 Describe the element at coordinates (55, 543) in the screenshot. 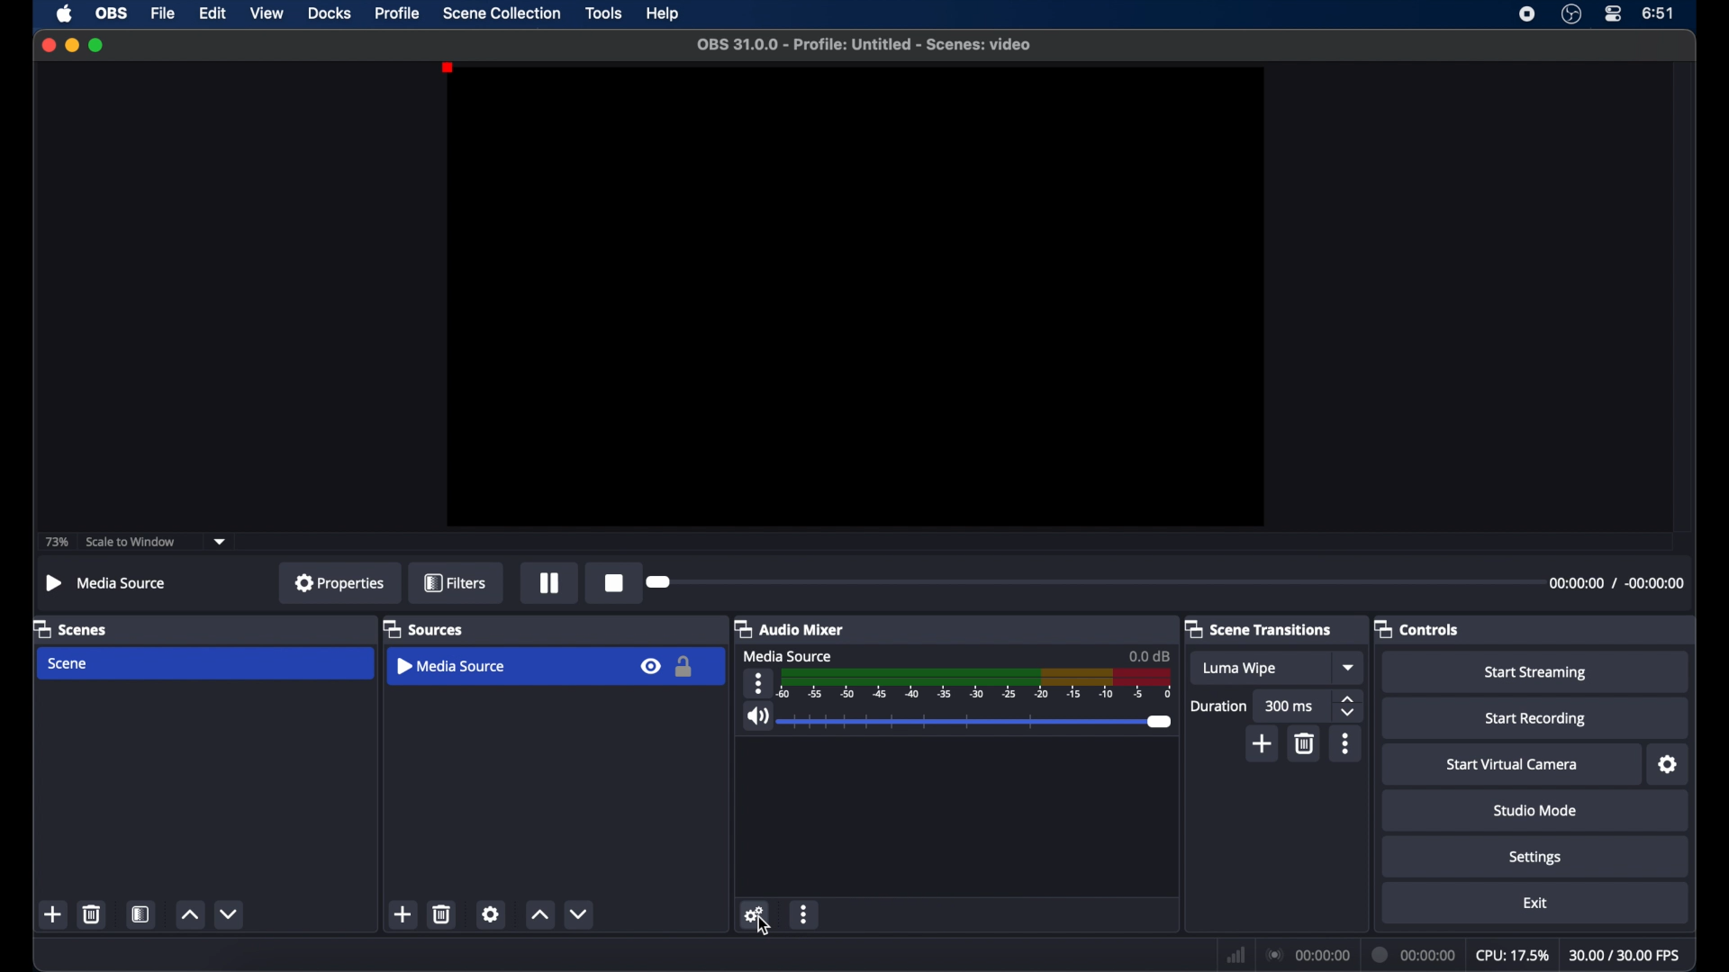

I see `73%` at that location.